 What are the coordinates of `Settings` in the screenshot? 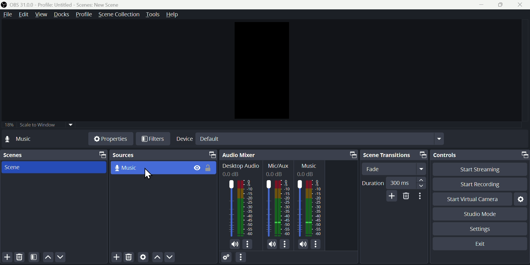 It's located at (521, 200).